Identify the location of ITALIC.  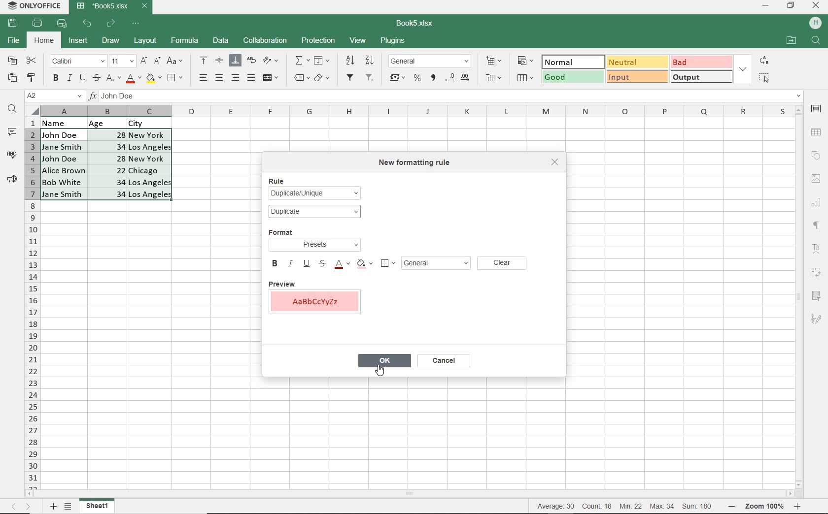
(69, 77).